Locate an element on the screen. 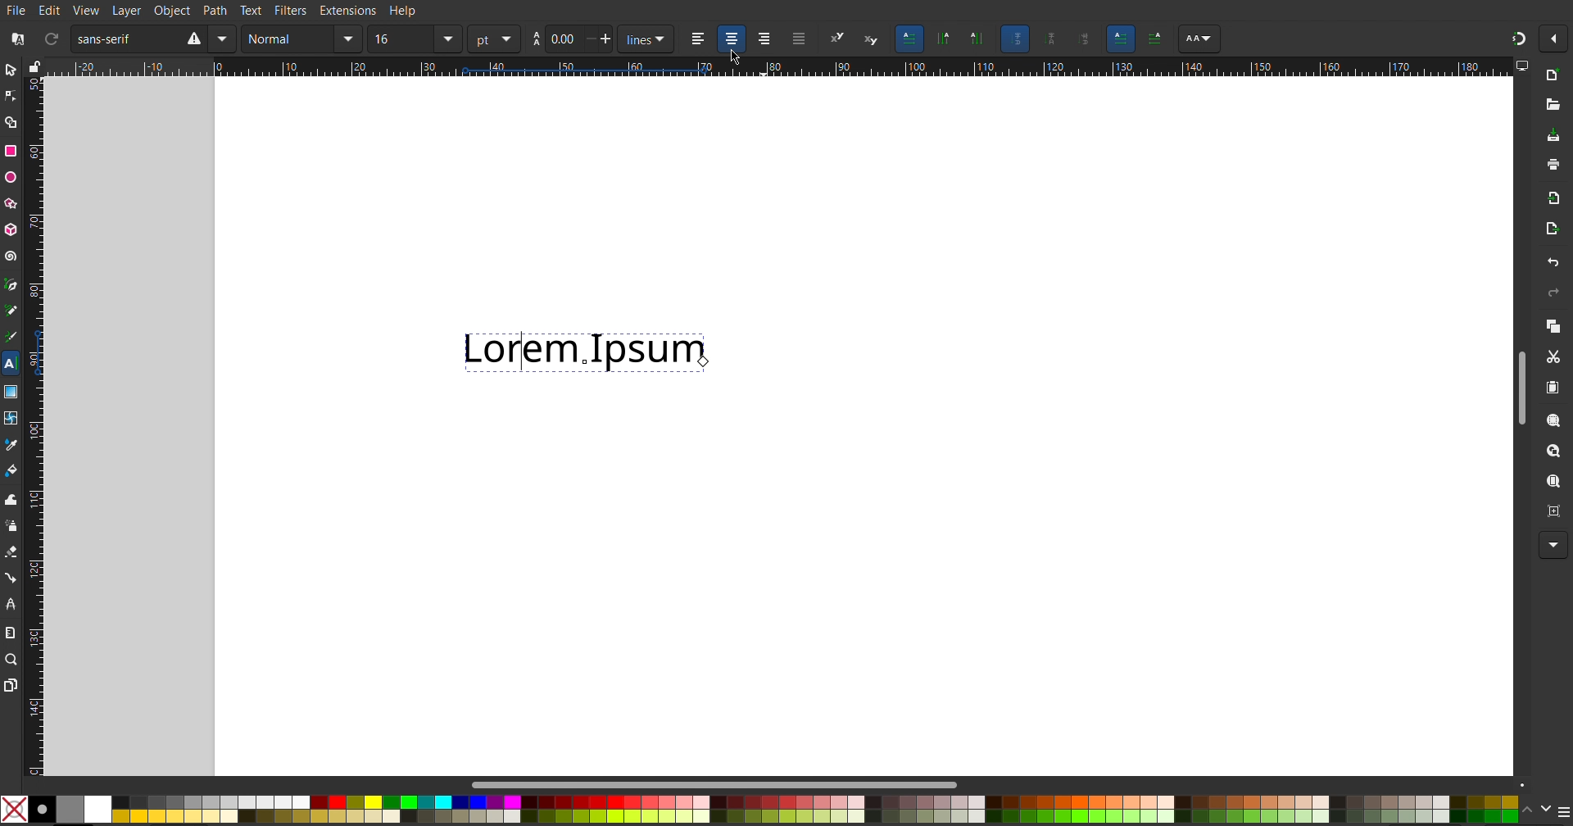  Pages is located at coordinates (11, 685).